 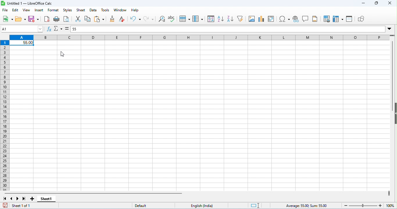 What do you see at coordinates (27, 3) in the screenshot?
I see `title` at bounding box center [27, 3].